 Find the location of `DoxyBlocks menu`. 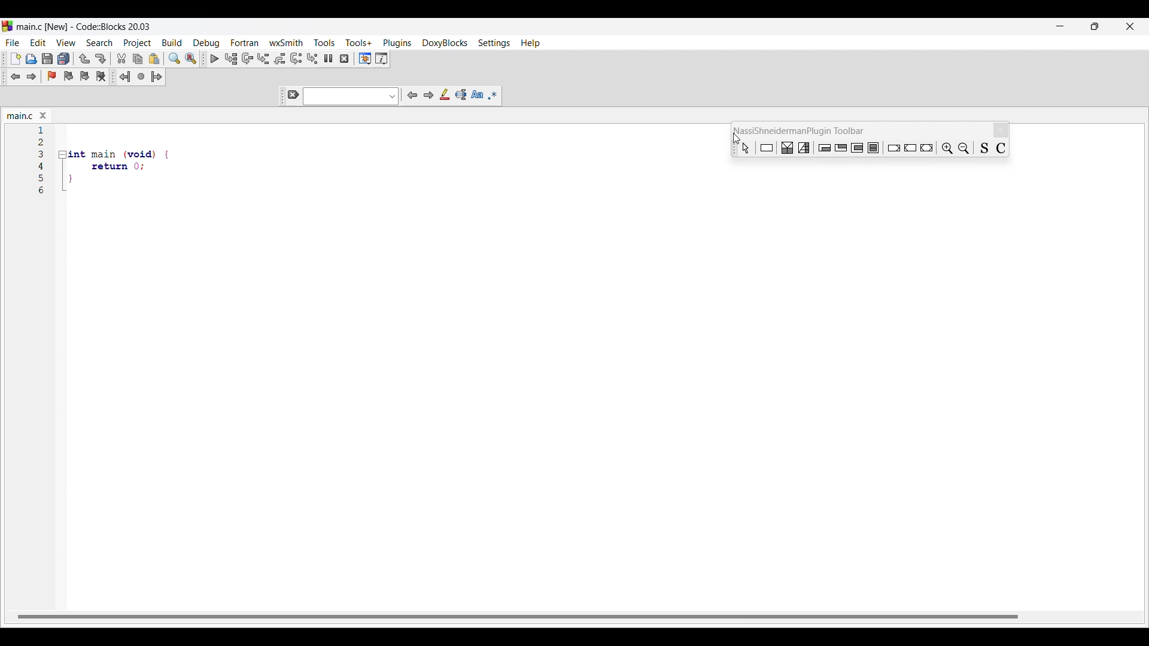

DoxyBlocks menu is located at coordinates (444, 43).